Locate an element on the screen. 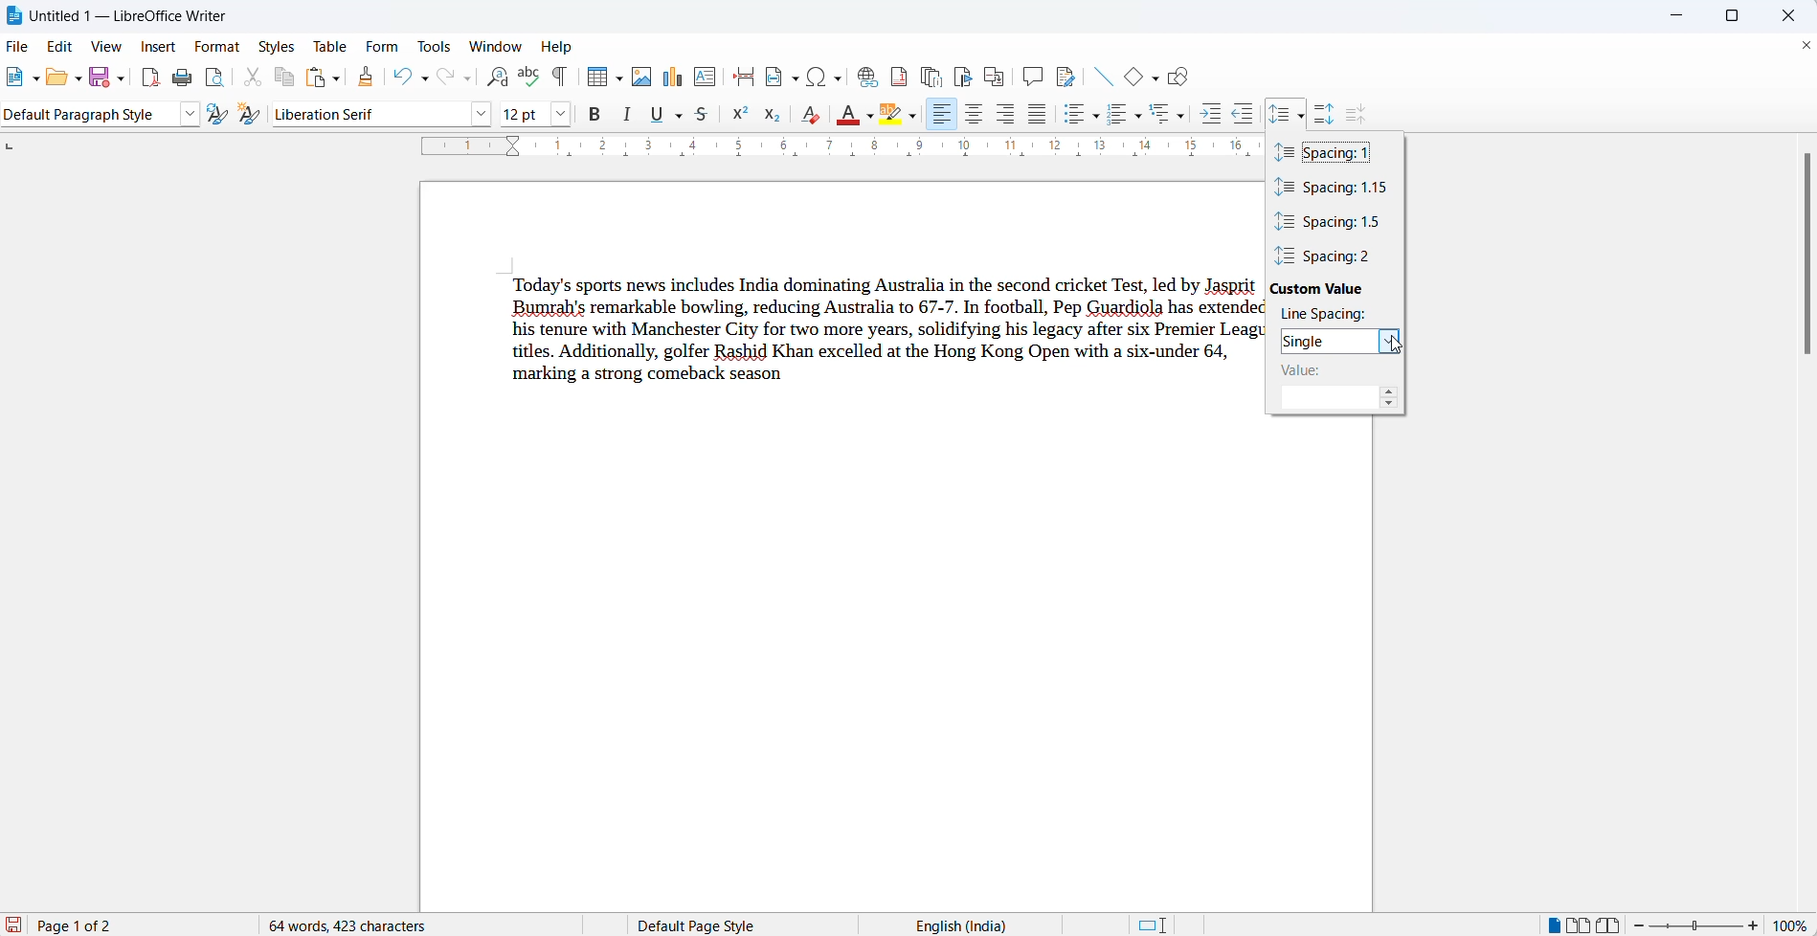  insert images is located at coordinates (644, 78).